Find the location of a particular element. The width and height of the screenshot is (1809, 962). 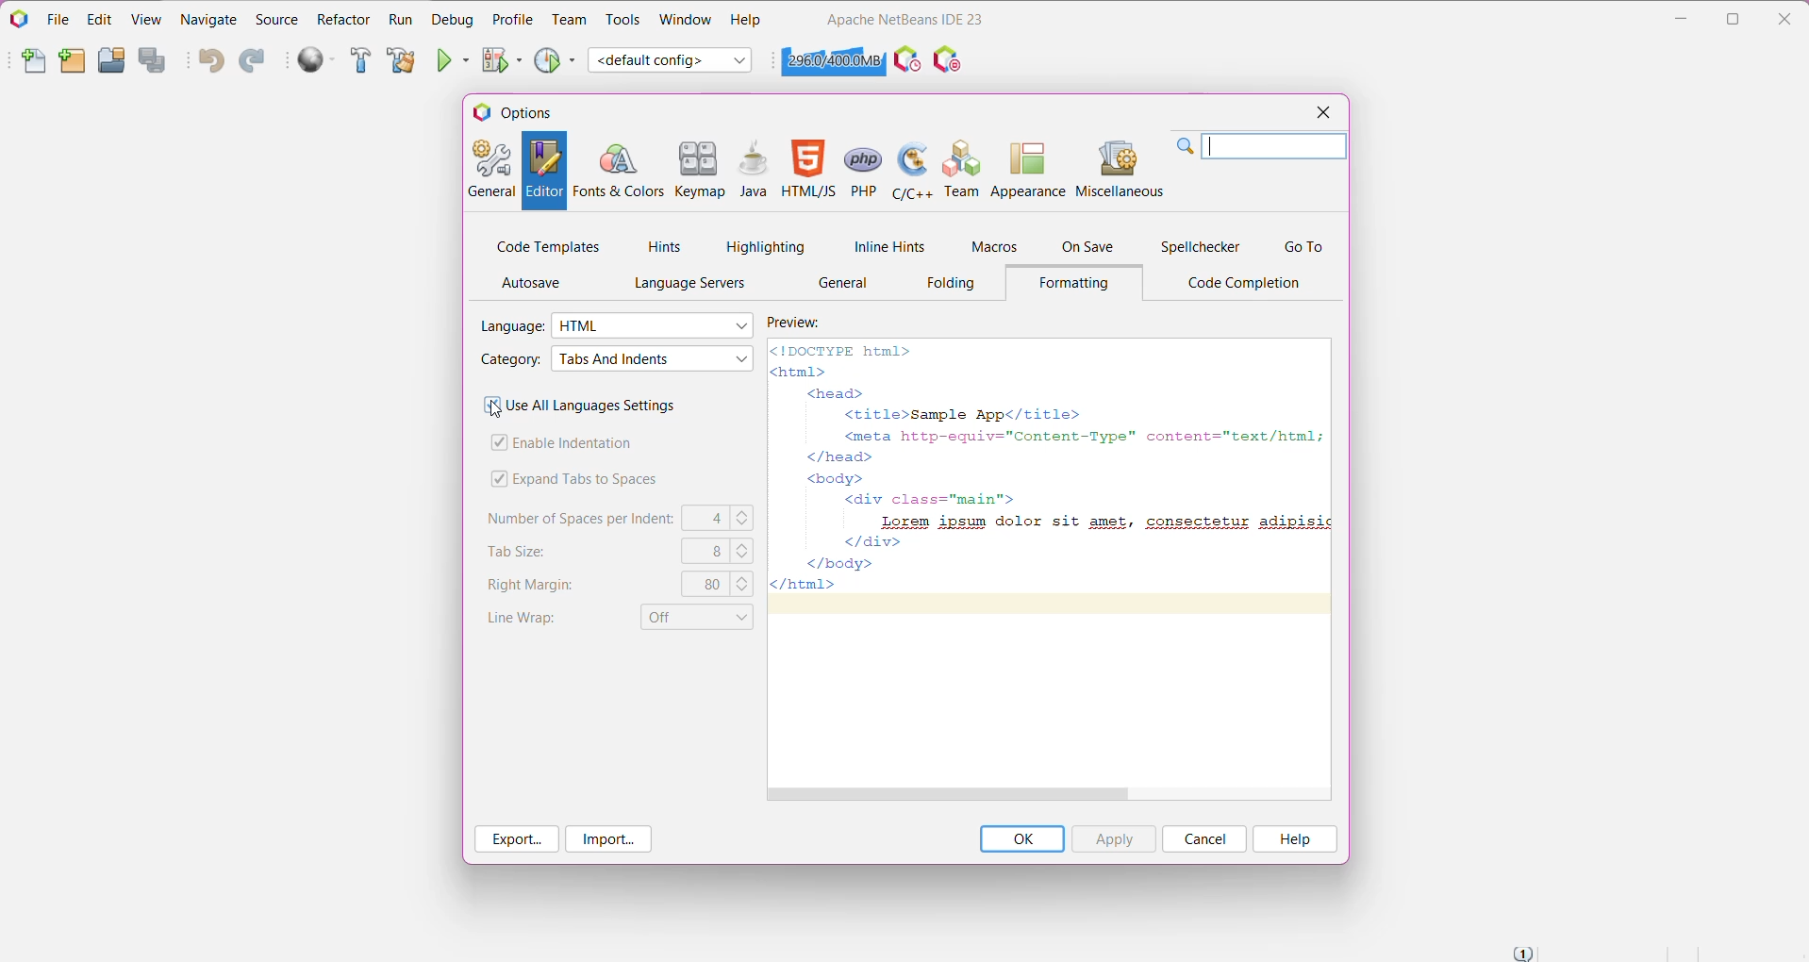

HTML/JS is located at coordinates (809, 171).